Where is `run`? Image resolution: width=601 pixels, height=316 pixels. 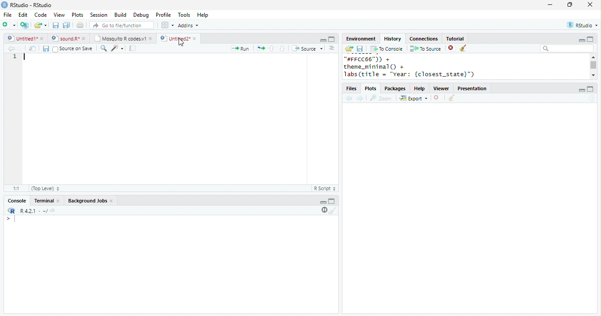 run is located at coordinates (240, 48).